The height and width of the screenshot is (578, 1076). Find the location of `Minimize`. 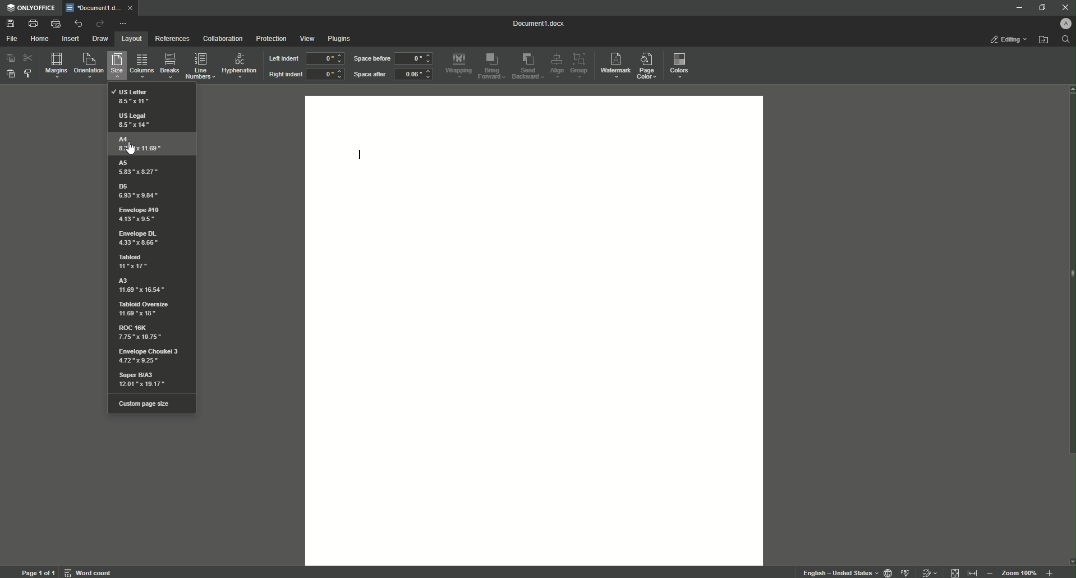

Minimize is located at coordinates (1017, 8).